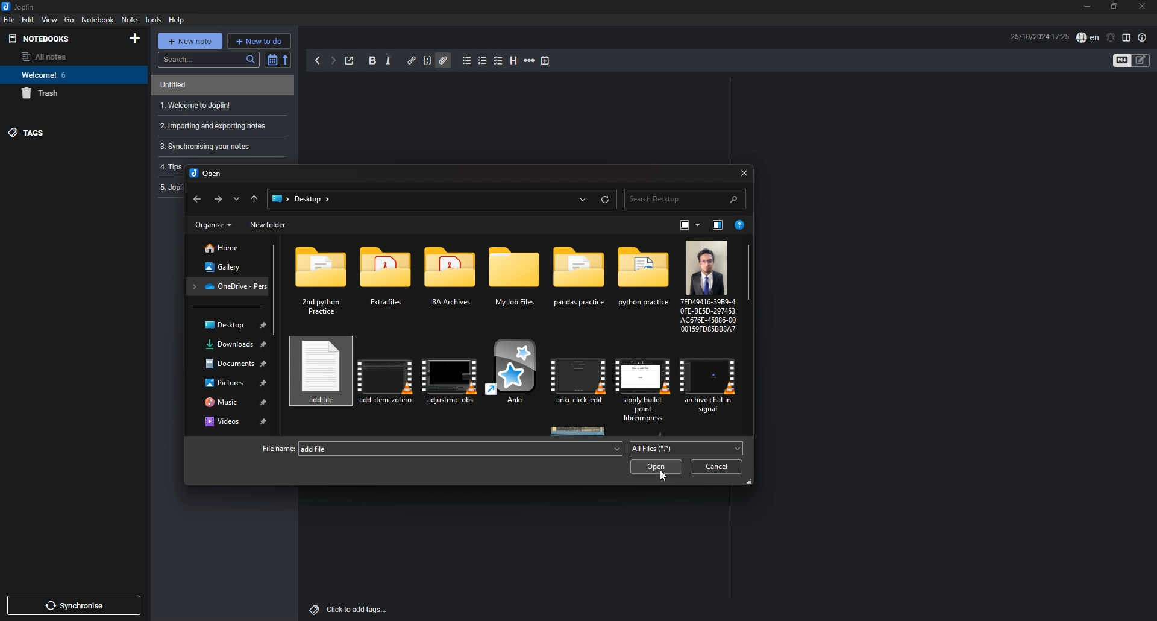 The height and width of the screenshot is (621, 1157). What do you see at coordinates (9, 19) in the screenshot?
I see `file` at bounding box center [9, 19].